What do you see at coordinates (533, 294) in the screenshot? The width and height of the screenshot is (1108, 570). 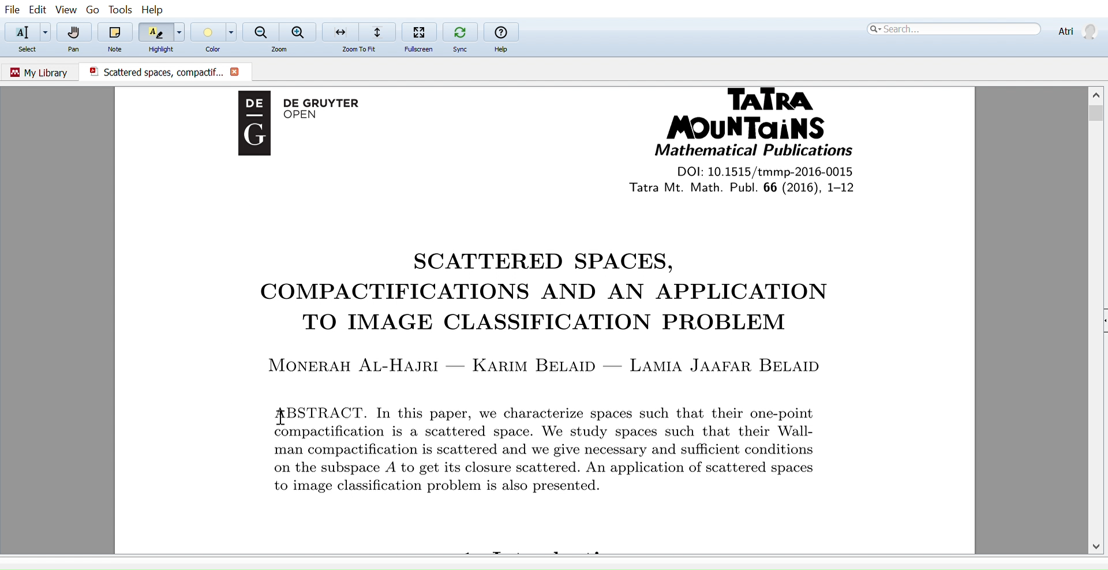 I see `COMPACTIFICATIONS AND AN APPLICATION` at bounding box center [533, 294].